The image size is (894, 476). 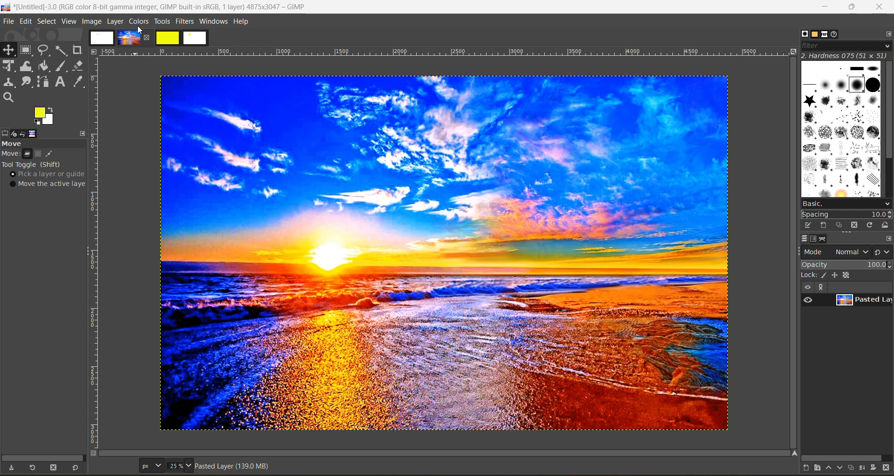 I want to click on preview, so click(x=808, y=299).